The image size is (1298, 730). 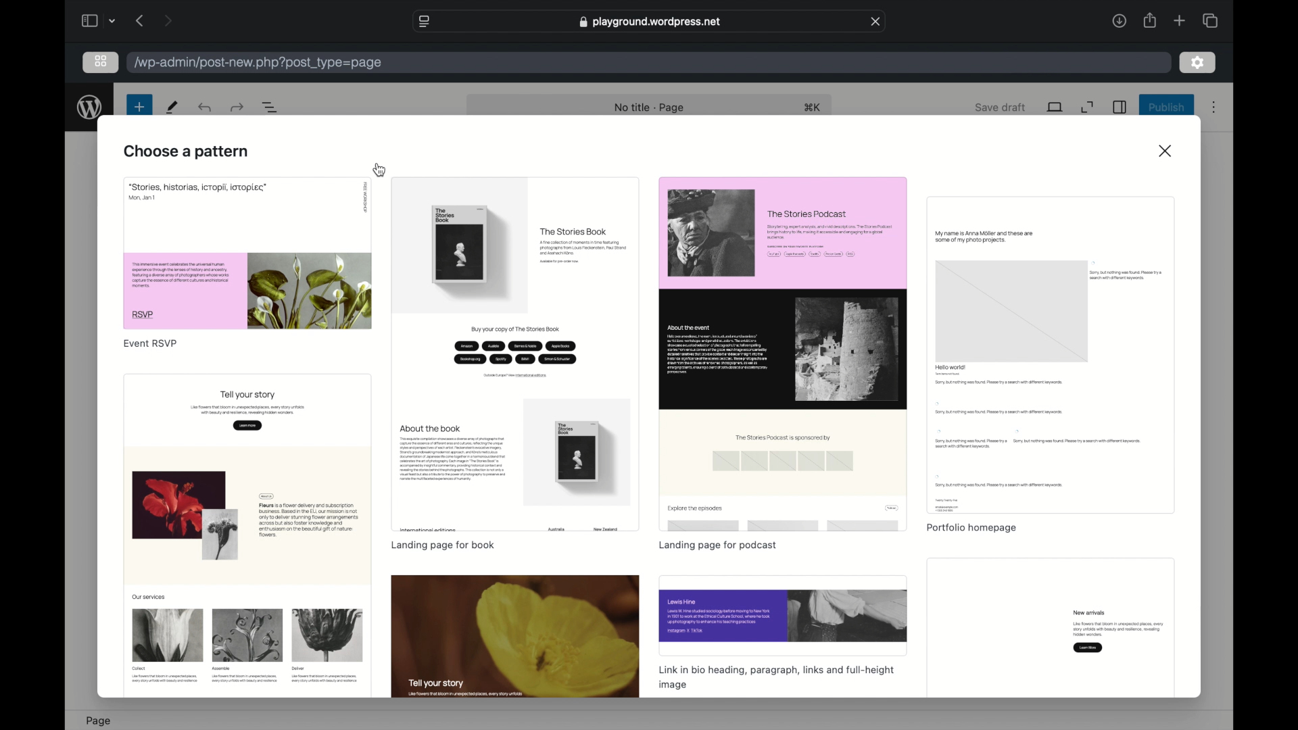 I want to click on preview, so click(x=516, y=637).